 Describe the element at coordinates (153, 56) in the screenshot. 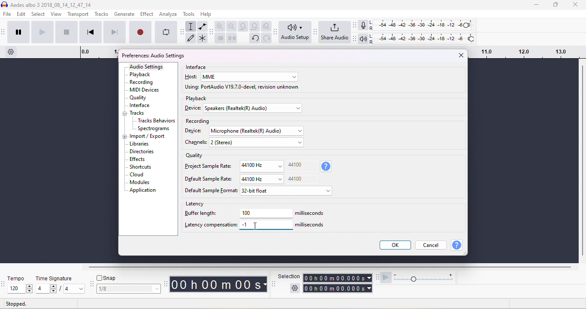

I see `preferences audio settings` at that location.